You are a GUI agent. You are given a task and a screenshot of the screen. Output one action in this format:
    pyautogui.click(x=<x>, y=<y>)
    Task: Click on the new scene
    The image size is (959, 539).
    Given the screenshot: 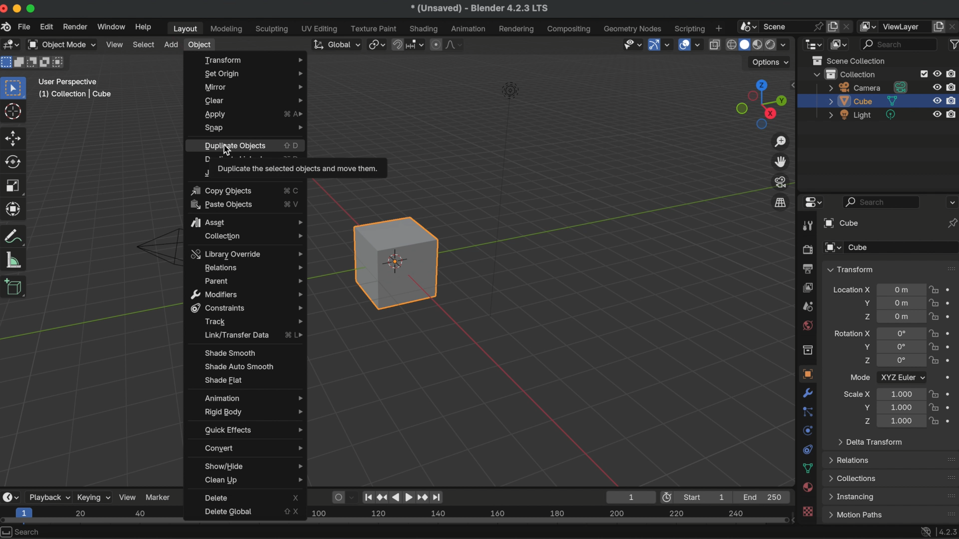 What is the action you would take?
    pyautogui.click(x=833, y=26)
    